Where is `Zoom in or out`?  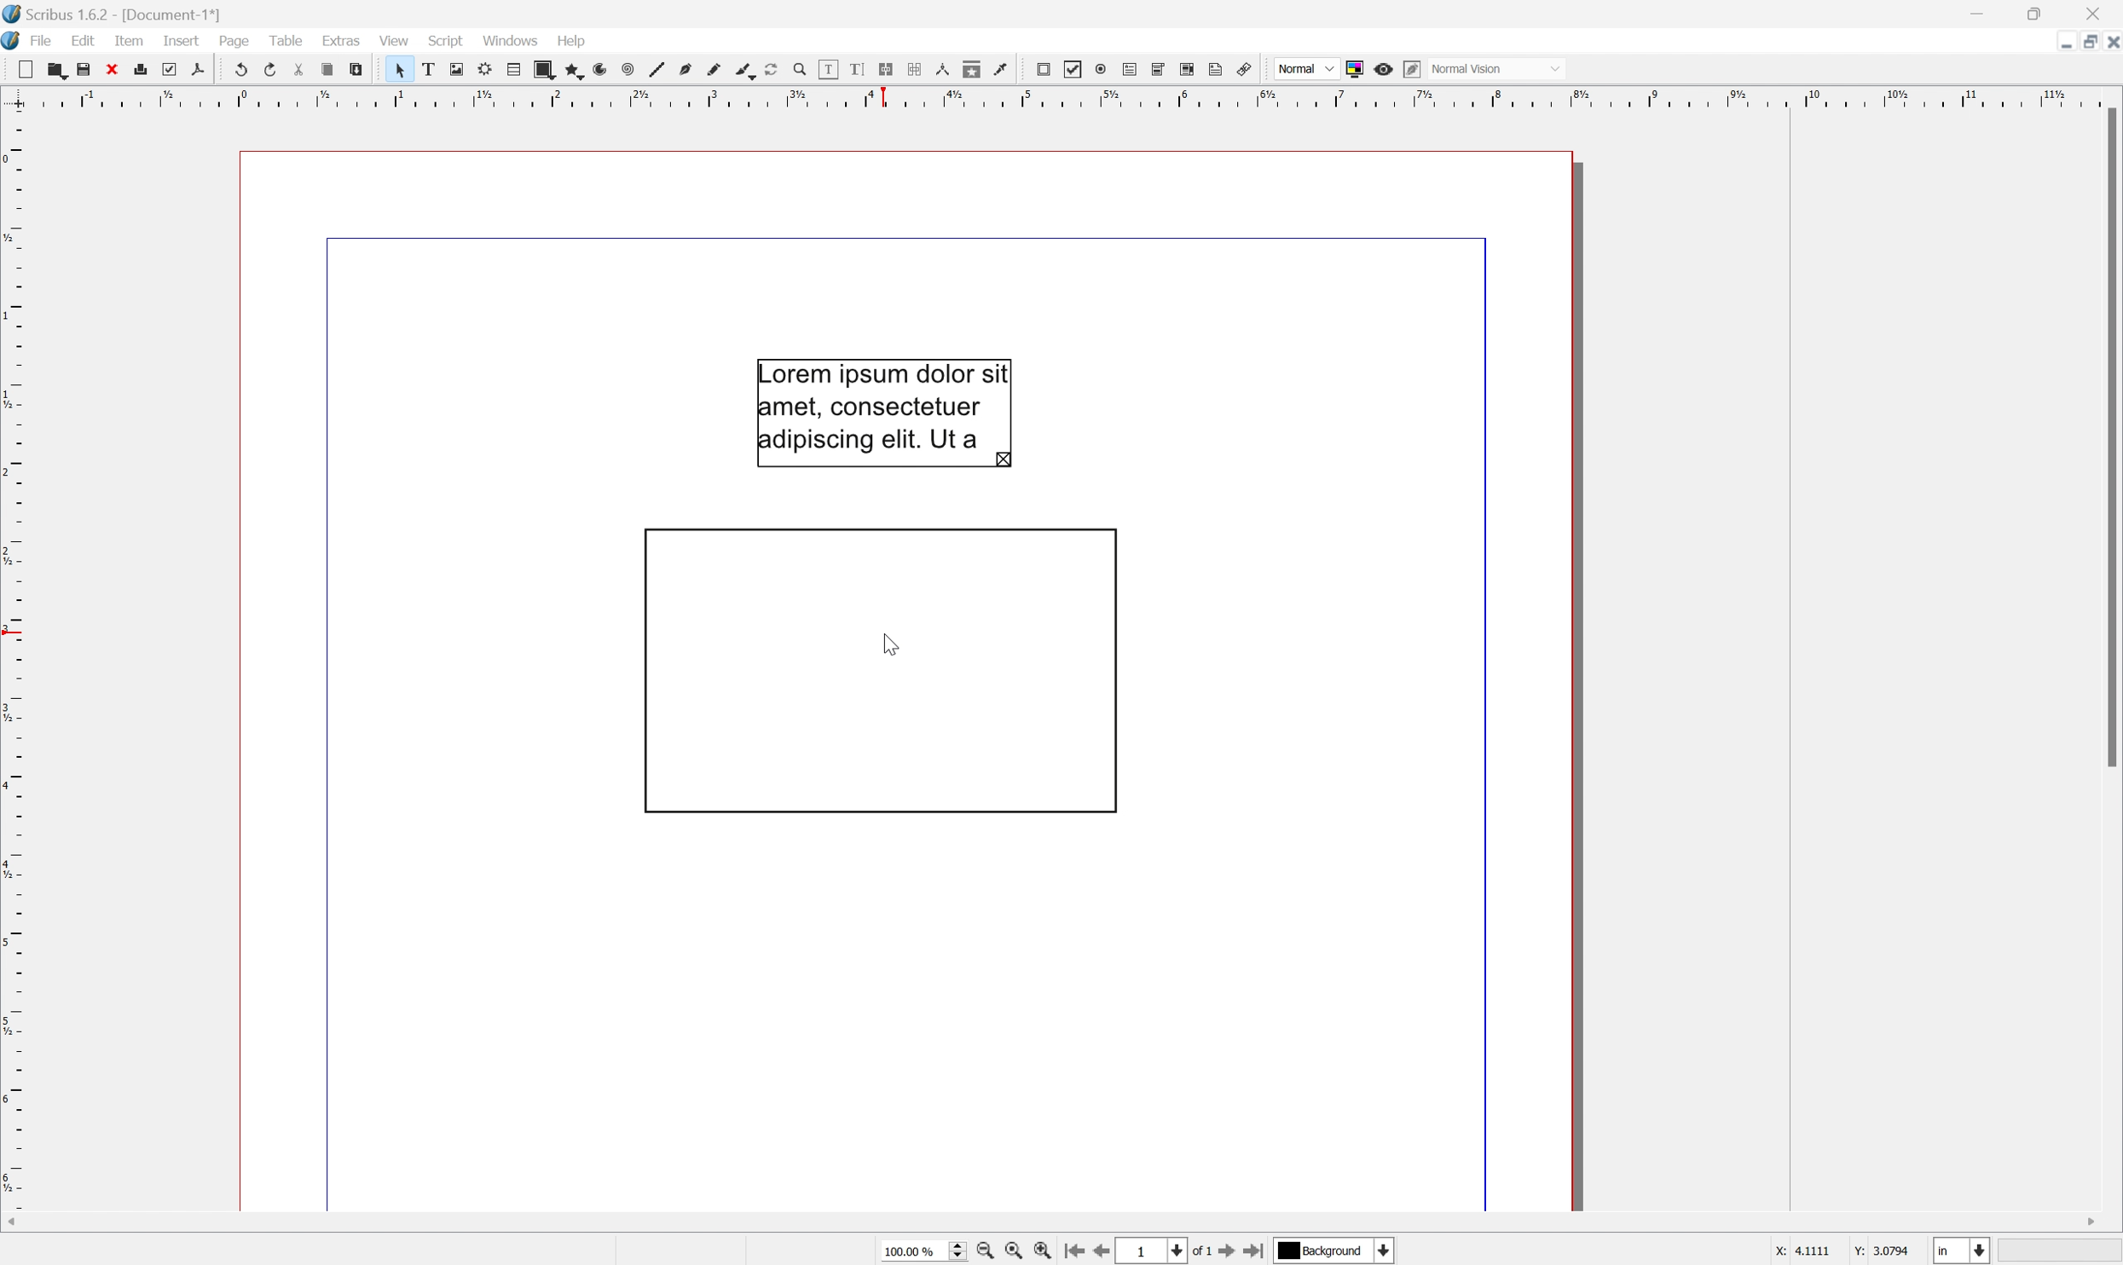 Zoom in or out is located at coordinates (796, 70).